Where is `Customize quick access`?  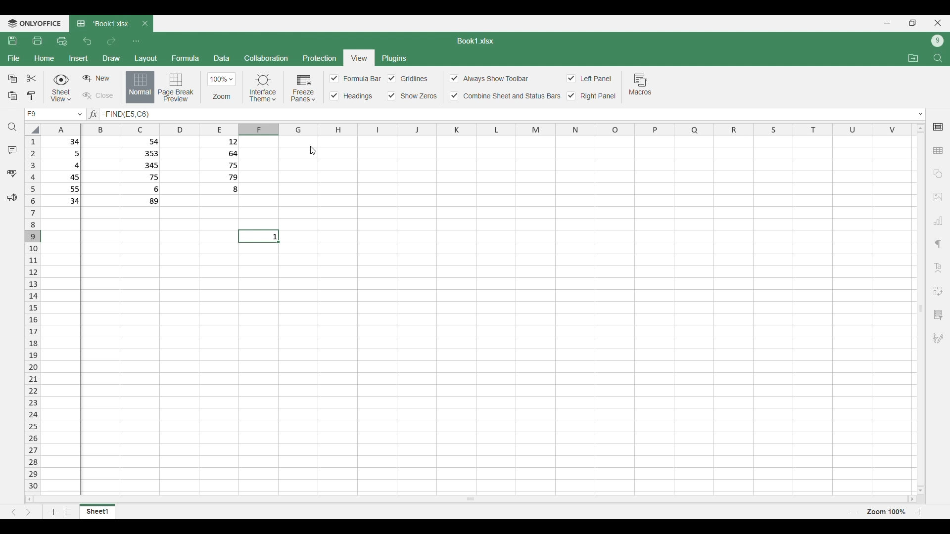
Customize quick access is located at coordinates (136, 42).